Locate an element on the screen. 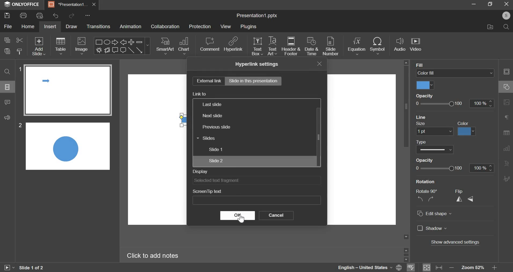  more shapes is located at coordinates (148, 45).